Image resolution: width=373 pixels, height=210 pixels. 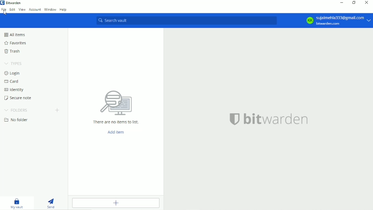 What do you see at coordinates (12, 82) in the screenshot?
I see `Card` at bounding box center [12, 82].